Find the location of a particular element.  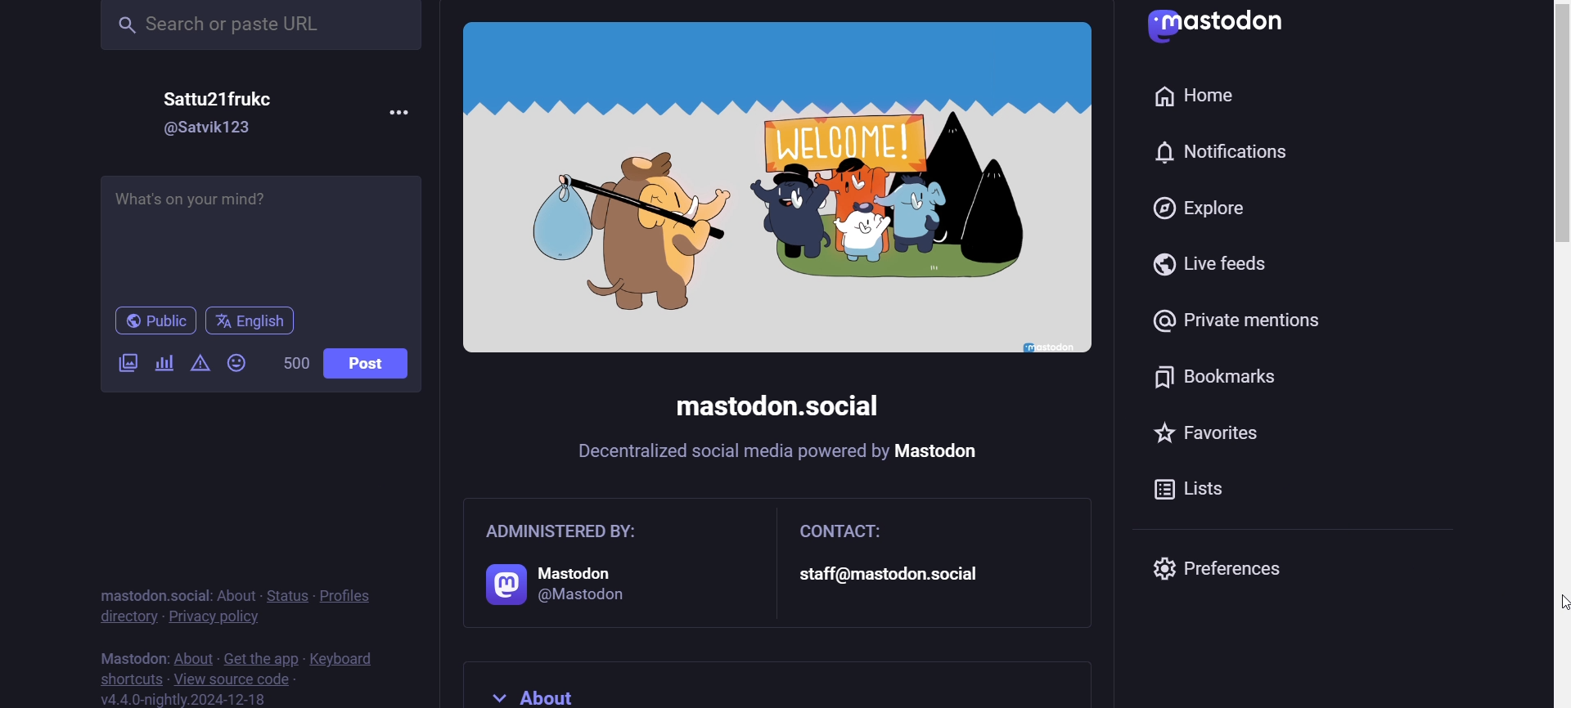

emoji is located at coordinates (240, 365).